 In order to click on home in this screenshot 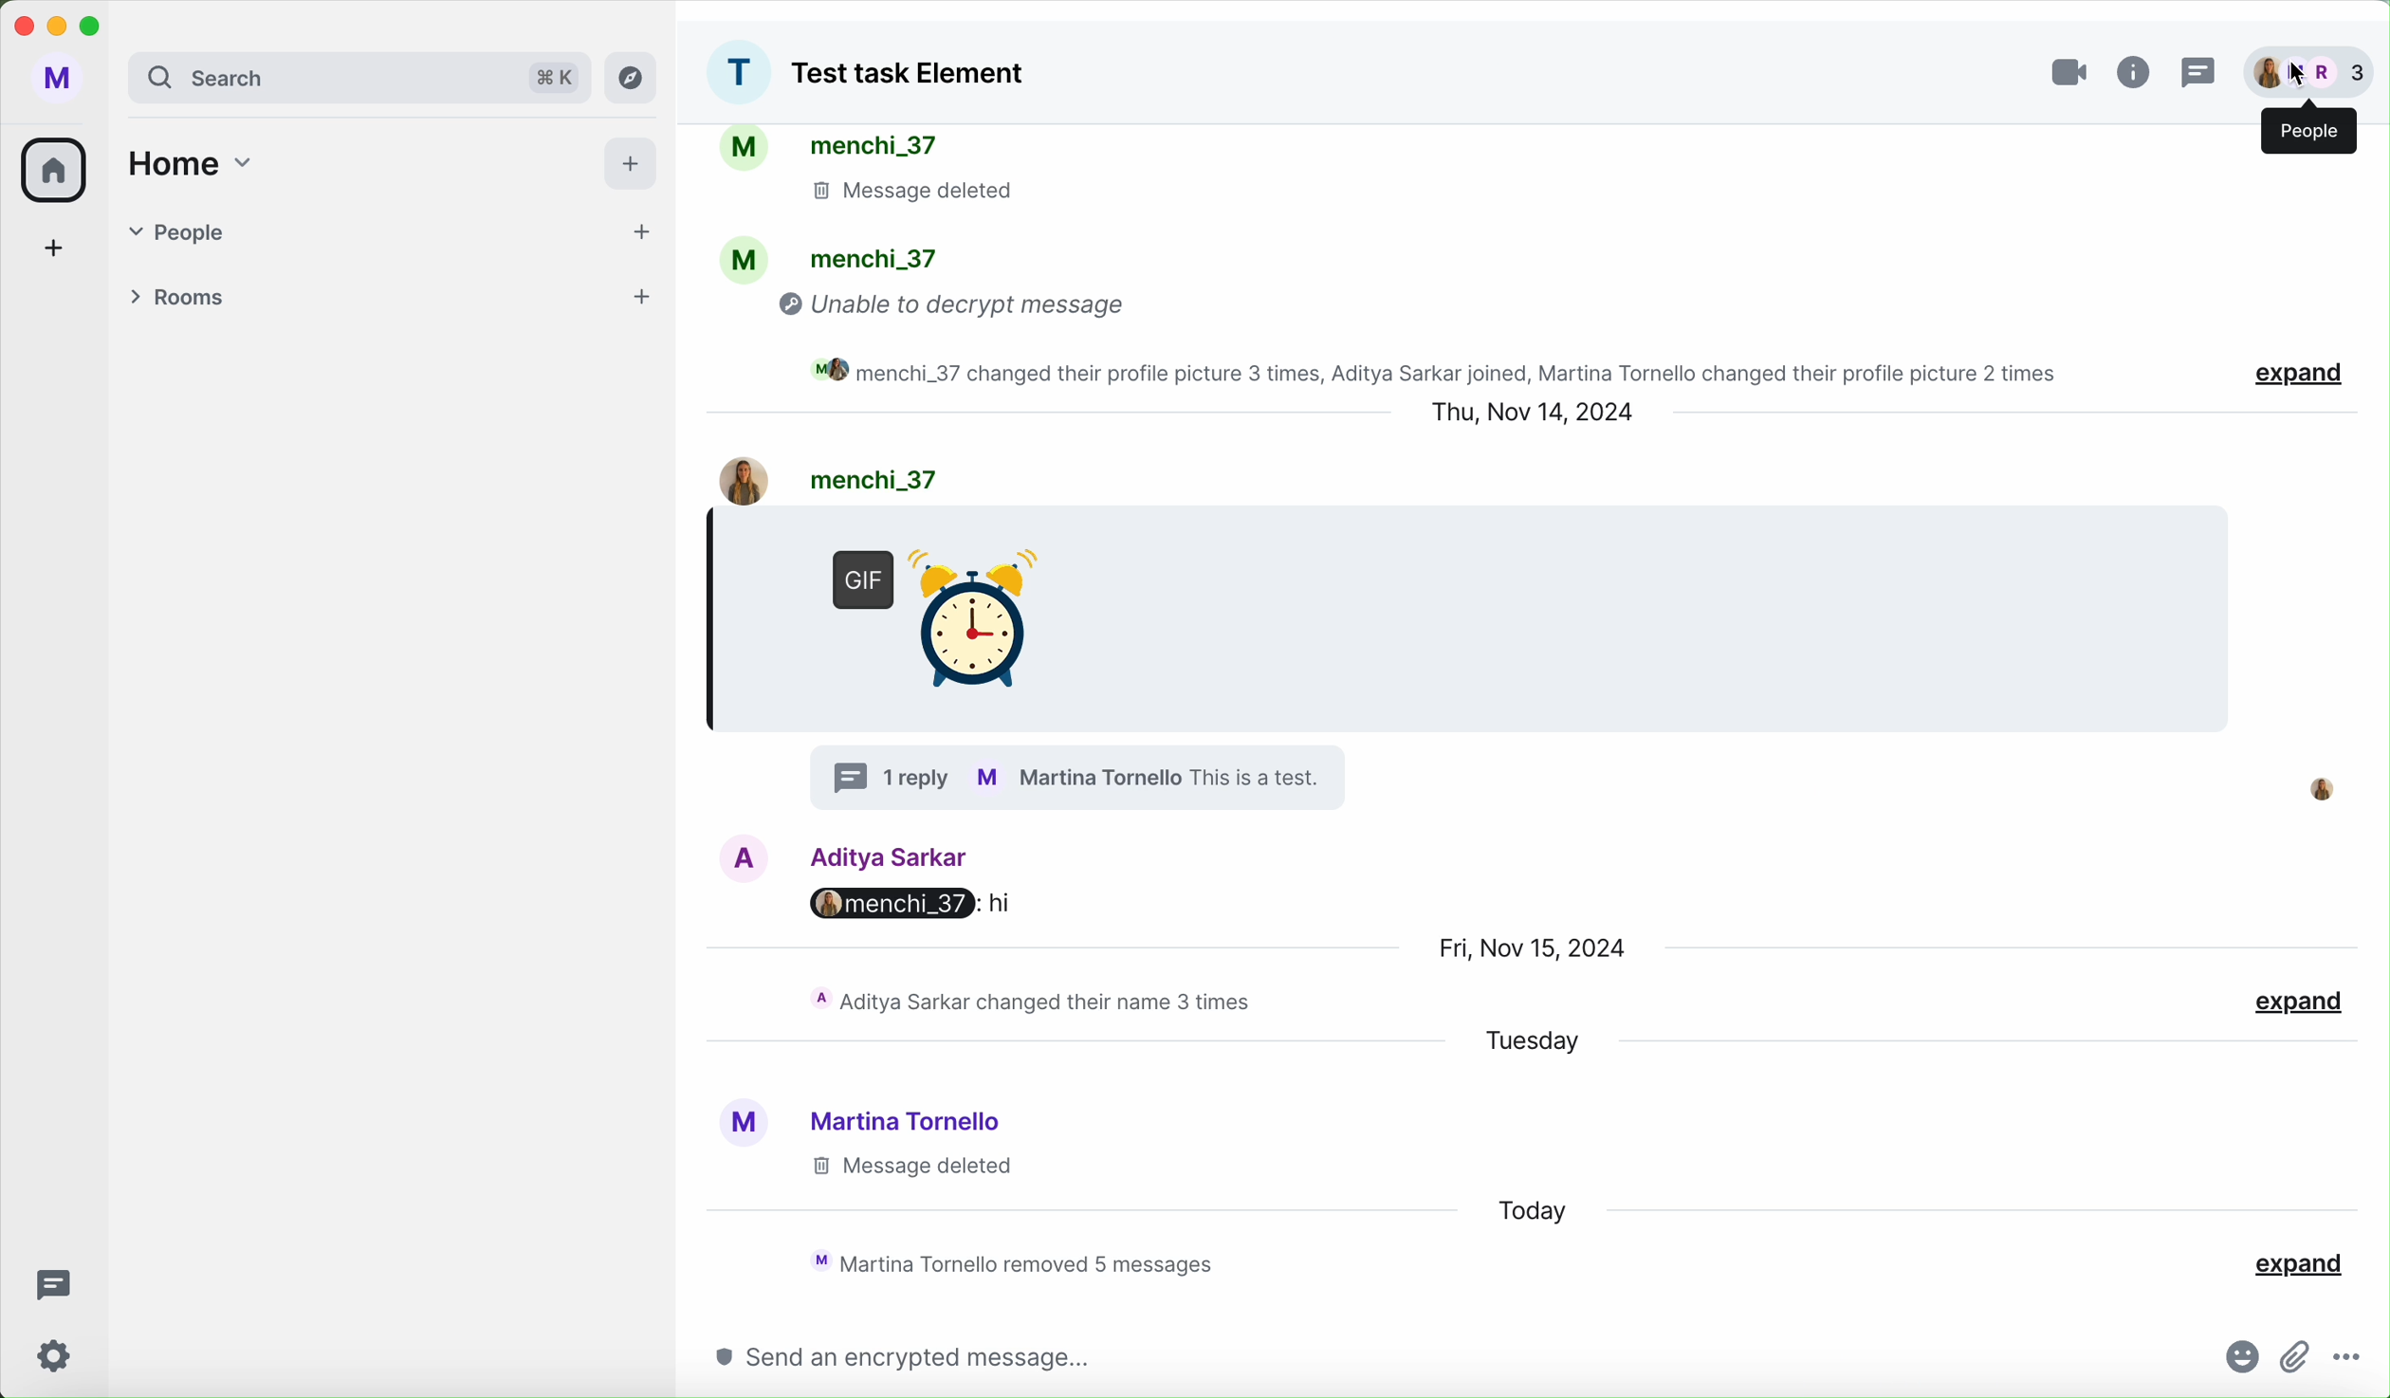, I will do `click(197, 166)`.